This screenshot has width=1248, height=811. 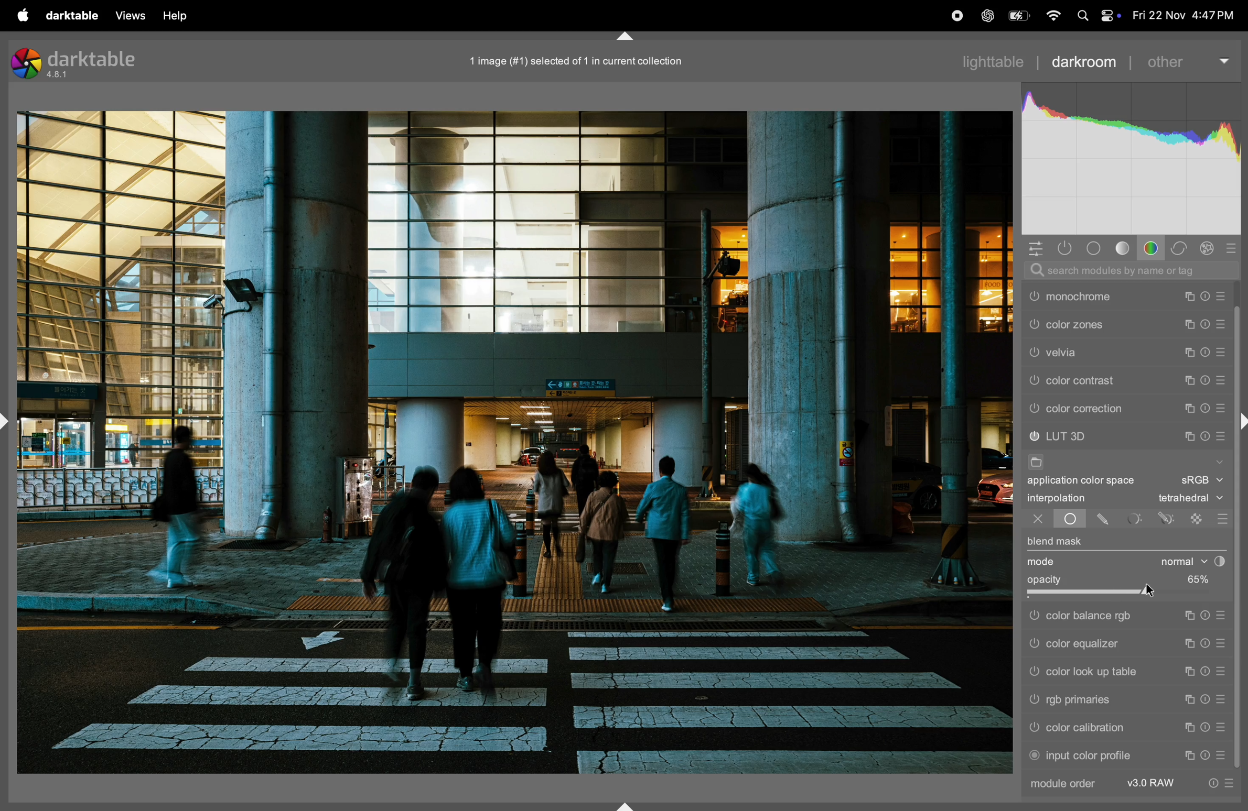 What do you see at coordinates (1094, 756) in the screenshot?
I see `input color profile` at bounding box center [1094, 756].